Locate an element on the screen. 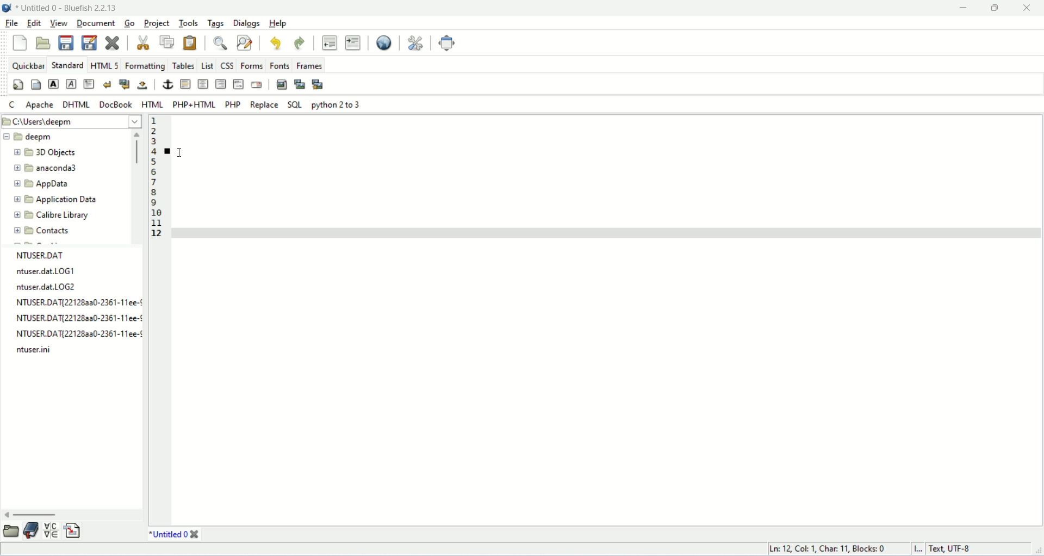 The width and height of the screenshot is (1044, 556). horizontal rule is located at coordinates (184, 84).